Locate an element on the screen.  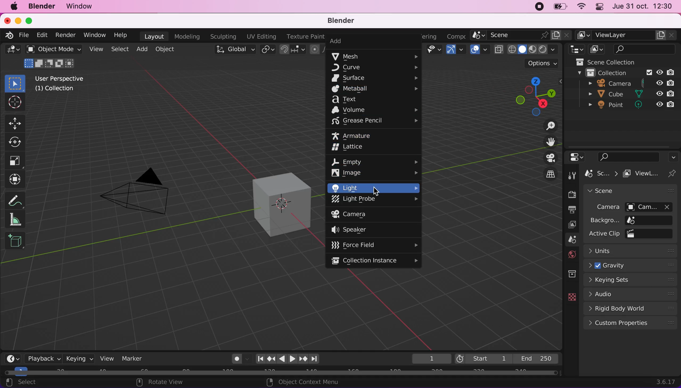
scene is located at coordinates (603, 174).